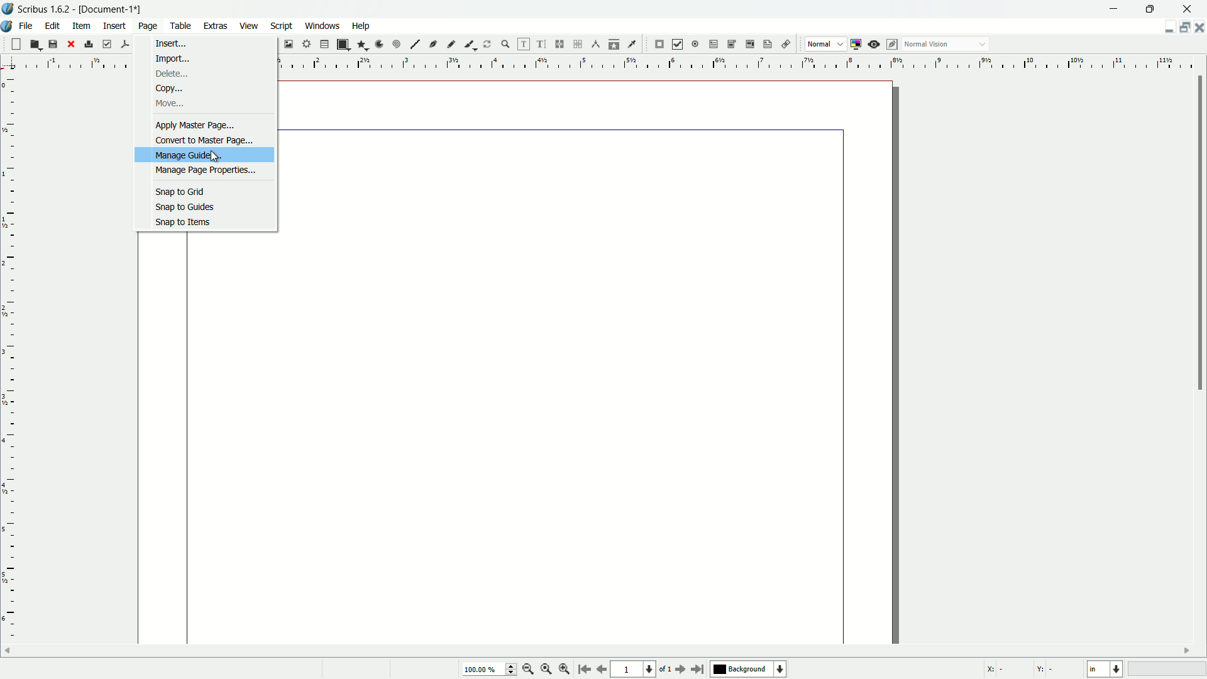 This screenshot has width=1207, height=679. I want to click on preflight verifier, so click(107, 45).